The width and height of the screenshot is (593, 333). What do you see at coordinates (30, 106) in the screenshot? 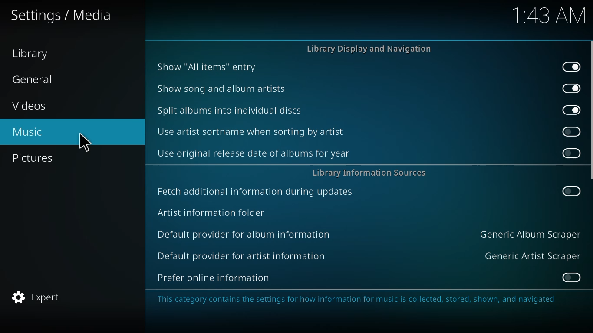
I see `videos` at bounding box center [30, 106].